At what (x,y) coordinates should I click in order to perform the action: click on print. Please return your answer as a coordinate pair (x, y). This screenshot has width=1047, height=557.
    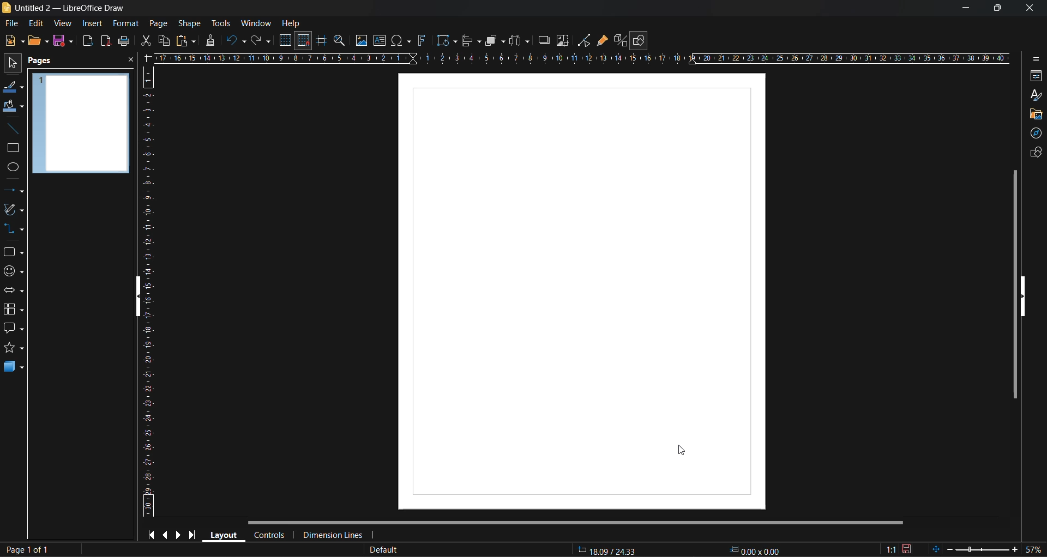
    Looking at the image, I should click on (125, 41).